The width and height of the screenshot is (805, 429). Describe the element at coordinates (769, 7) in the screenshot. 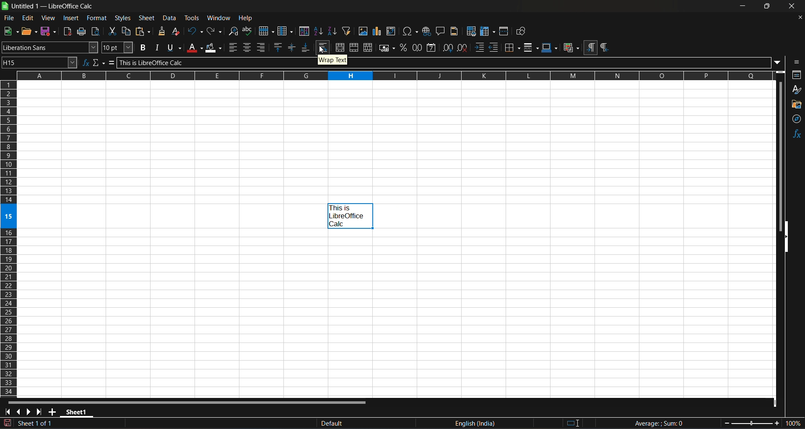

I see `maximize` at that location.